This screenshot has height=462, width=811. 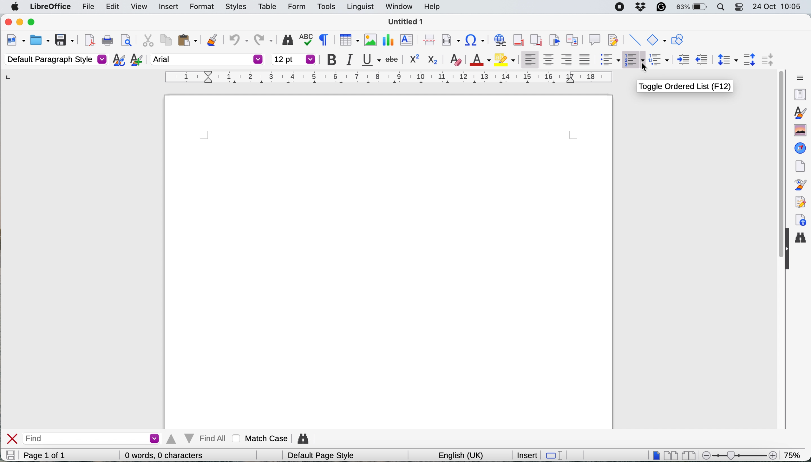 What do you see at coordinates (188, 40) in the screenshot?
I see `paste` at bounding box center [188, 40].